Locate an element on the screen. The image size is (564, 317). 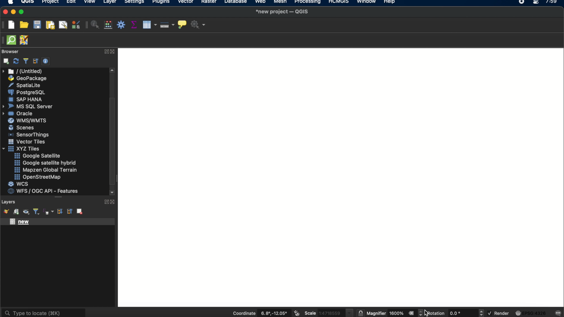
web is located at coordinates (261, 2).